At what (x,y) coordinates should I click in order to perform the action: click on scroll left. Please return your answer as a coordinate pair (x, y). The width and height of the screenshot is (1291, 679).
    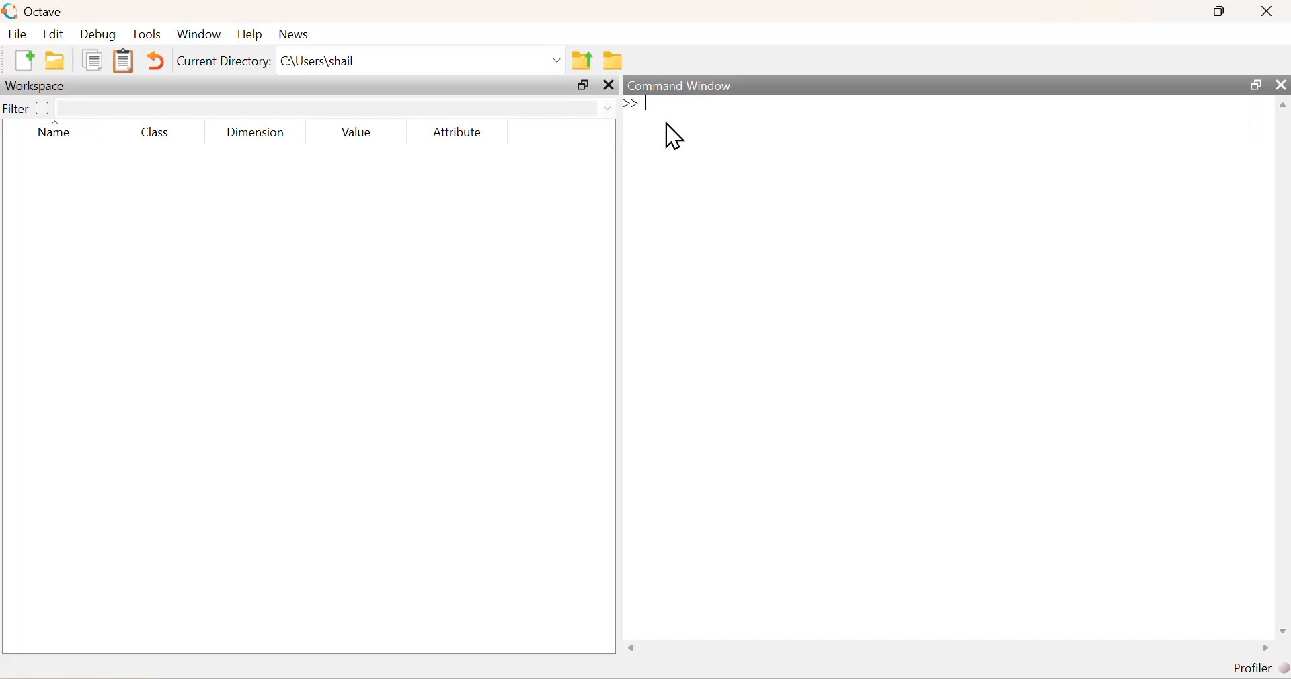
    Looking at the image, I should click on (1263, 648).